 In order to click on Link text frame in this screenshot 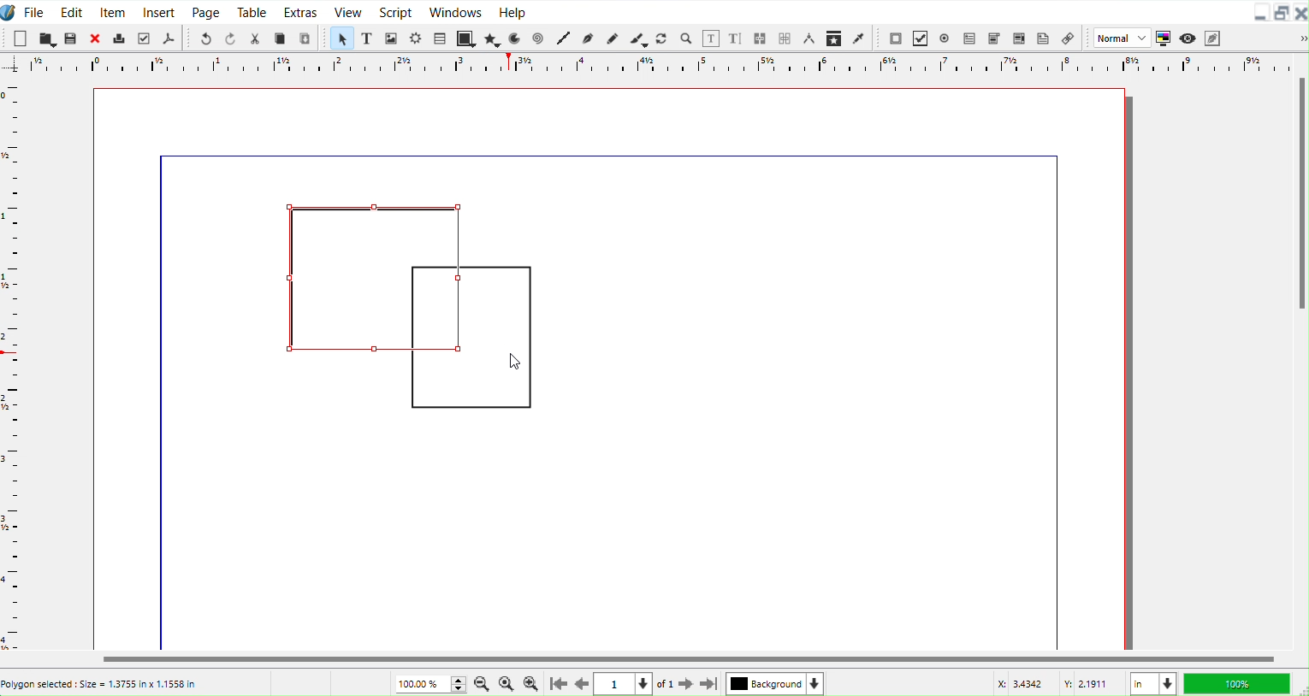, I will do `click(761, 38)`.